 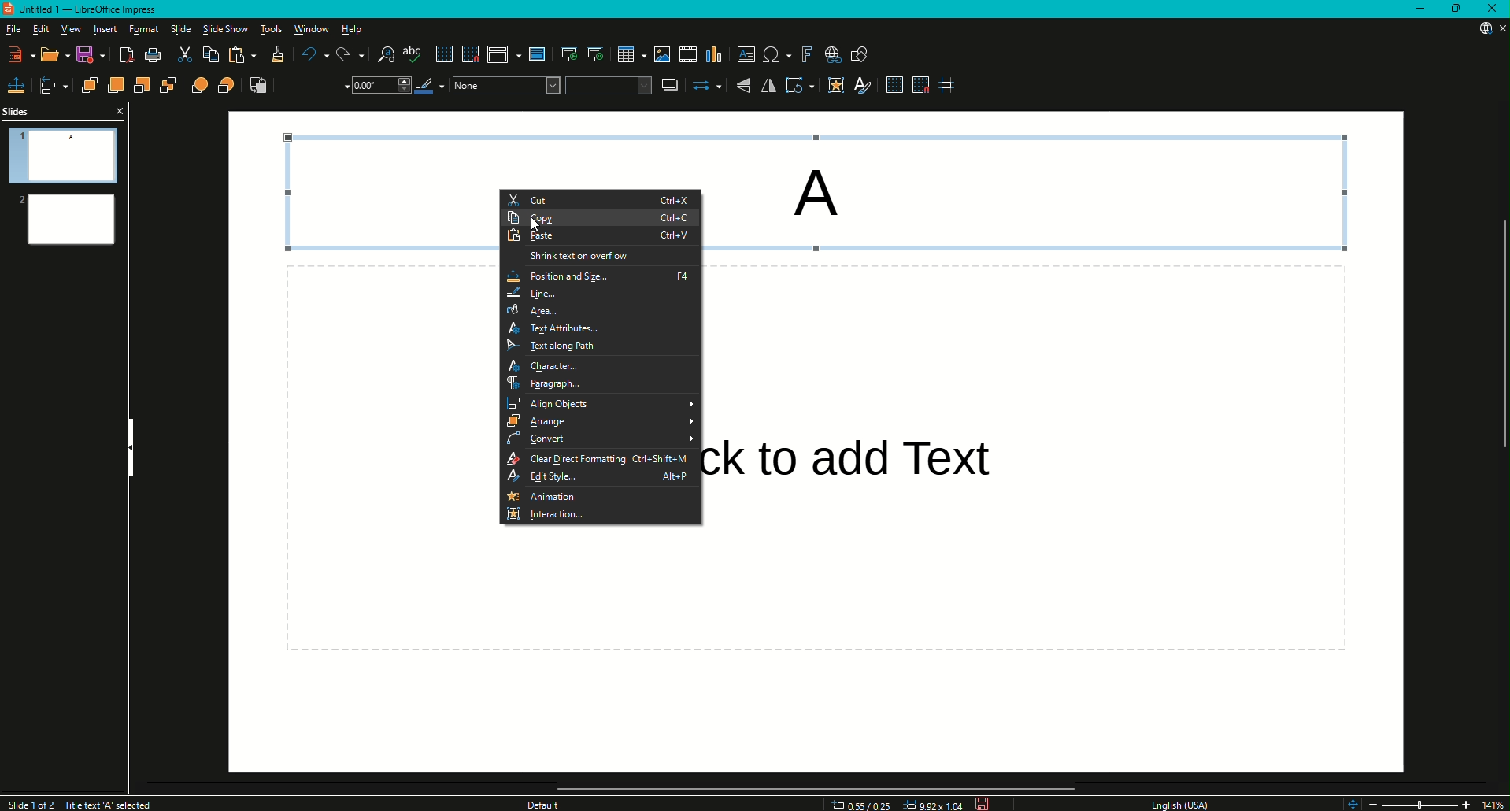 What do you see at coordinates (142, 29) in the screenshot?
I see `Format` at bounding box center [142, 29].